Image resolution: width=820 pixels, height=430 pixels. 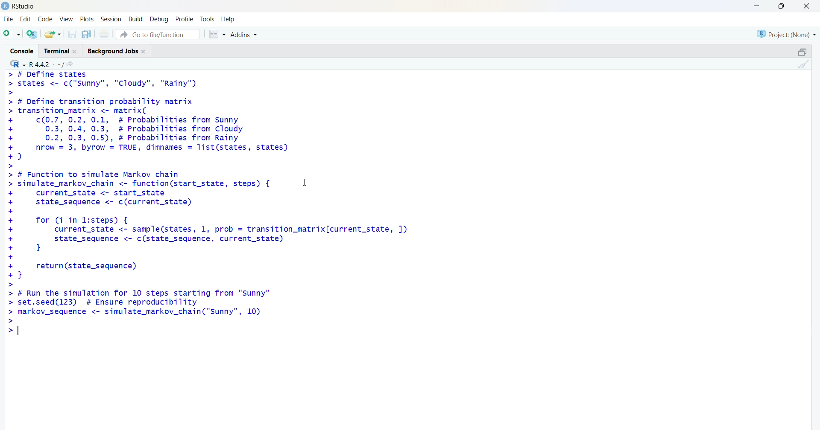 I want to click on debug, so click(x=158, y=19).